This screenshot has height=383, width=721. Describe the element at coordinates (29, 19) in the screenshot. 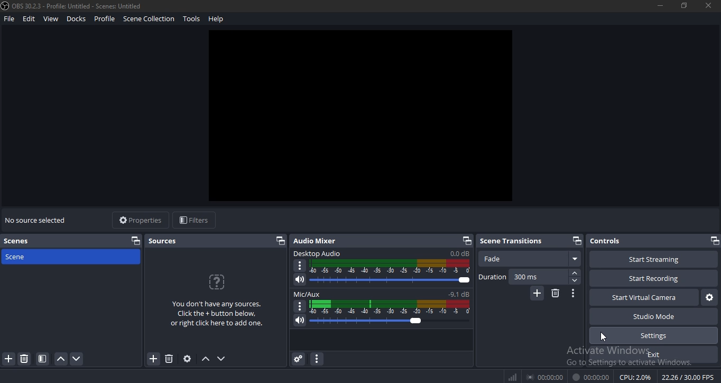

I see `edit` at that location.